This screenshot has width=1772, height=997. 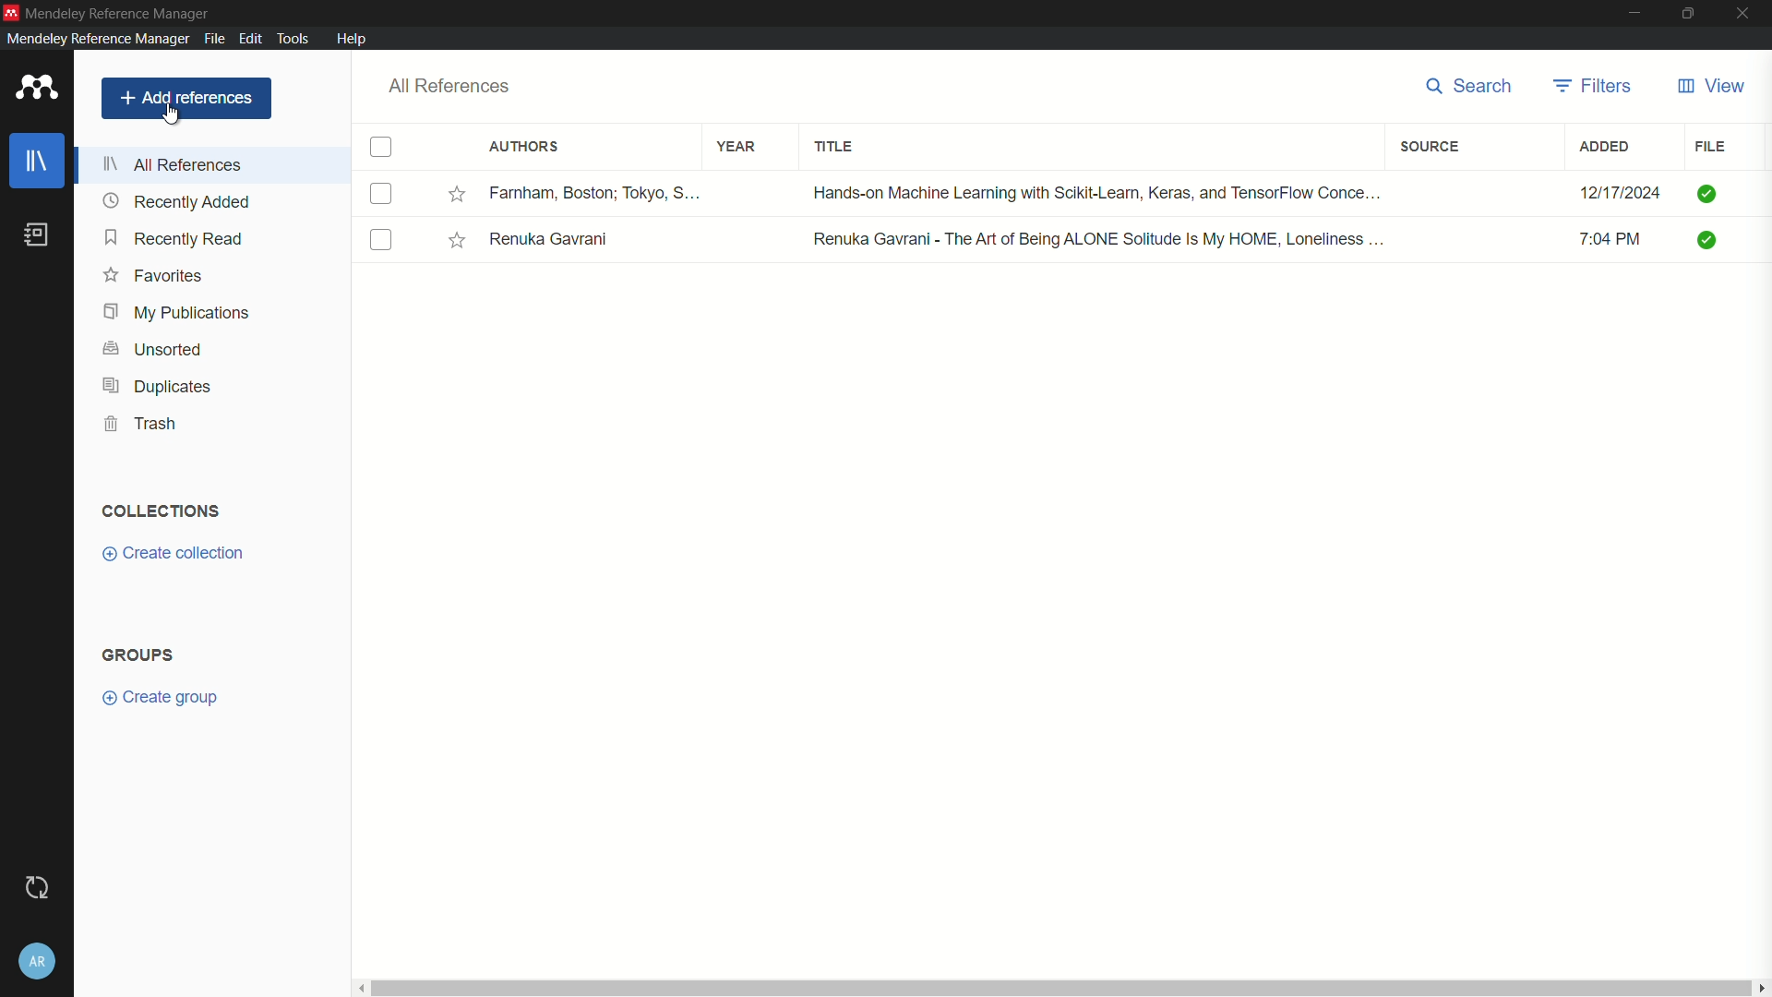 What do you see at coordinates (458, 240) in the screenshot?
I see `favorites` at bounding box center [458, 240].